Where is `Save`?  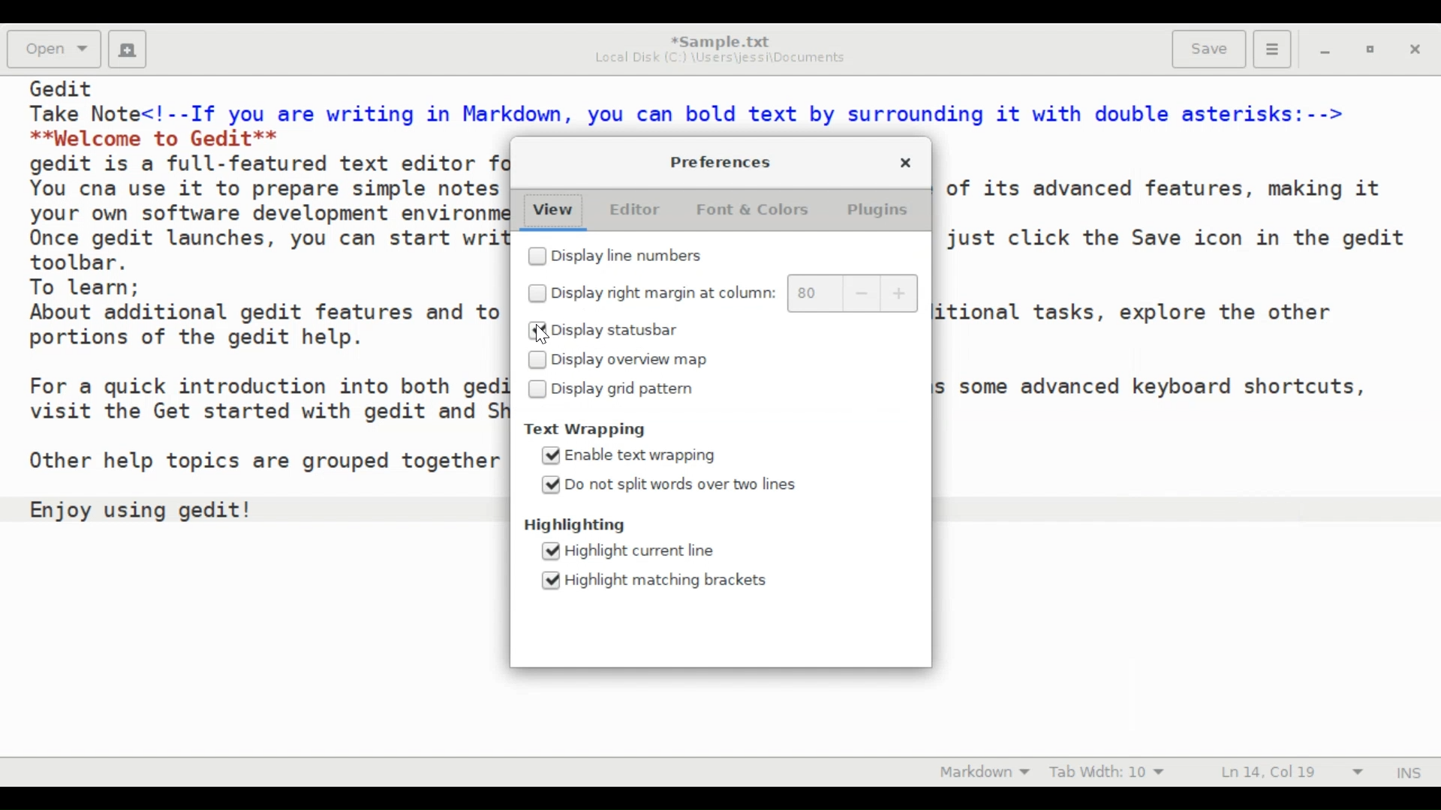 Save is located at coordinates (1208, 49).